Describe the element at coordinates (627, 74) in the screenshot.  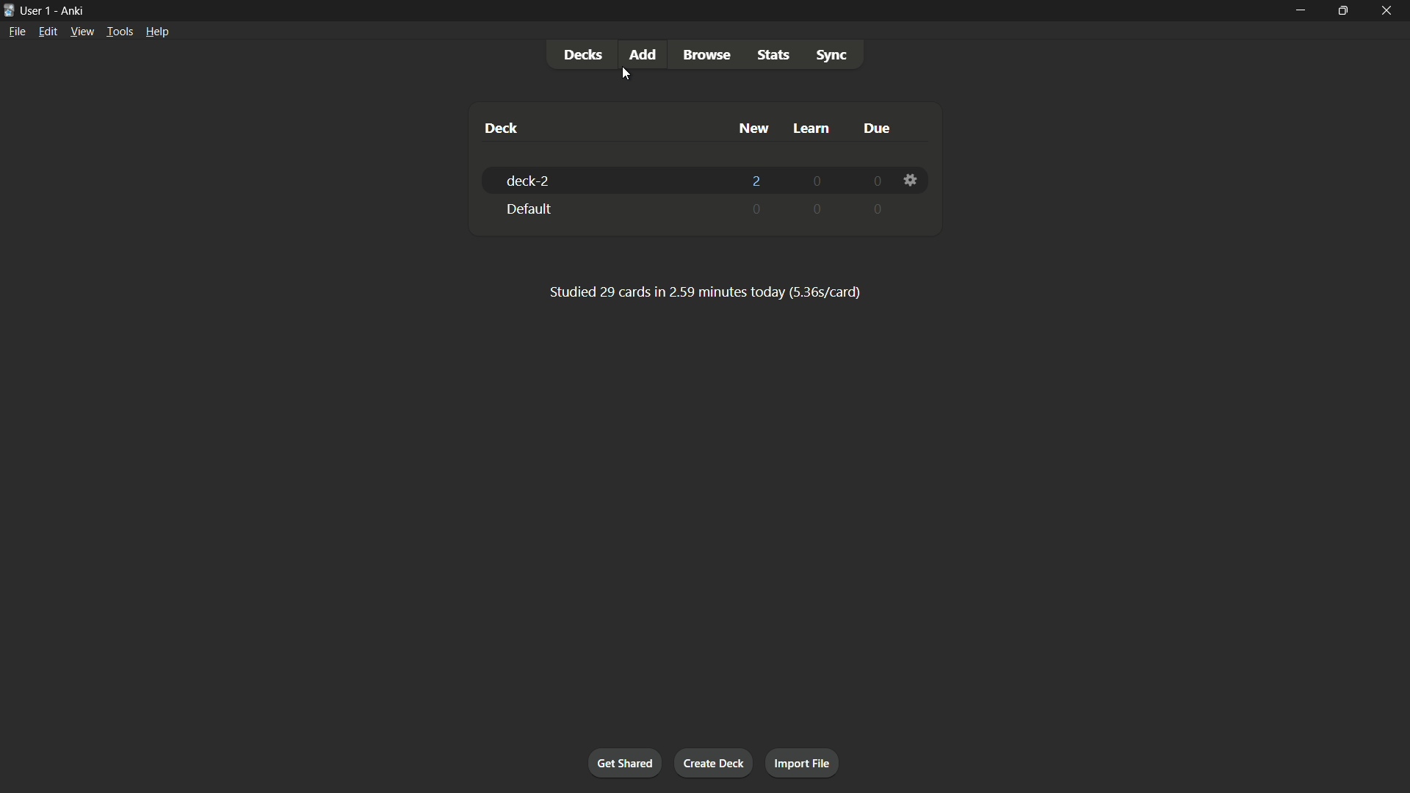
I see `cursor` at that location.